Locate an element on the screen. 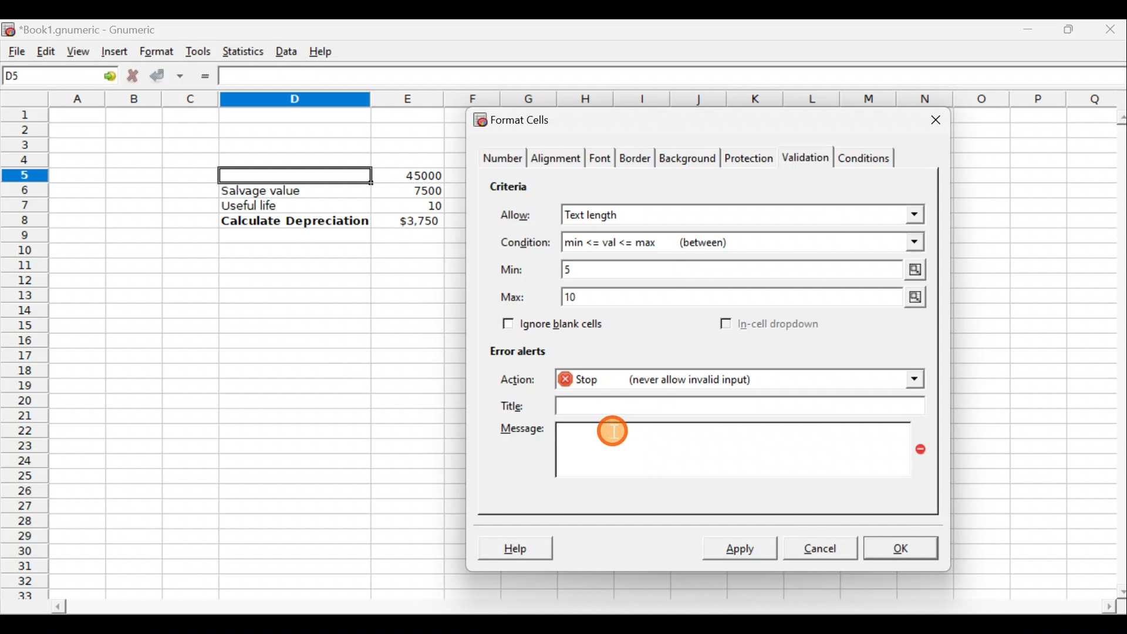  Text length selected is located at coordinates (744, 215).